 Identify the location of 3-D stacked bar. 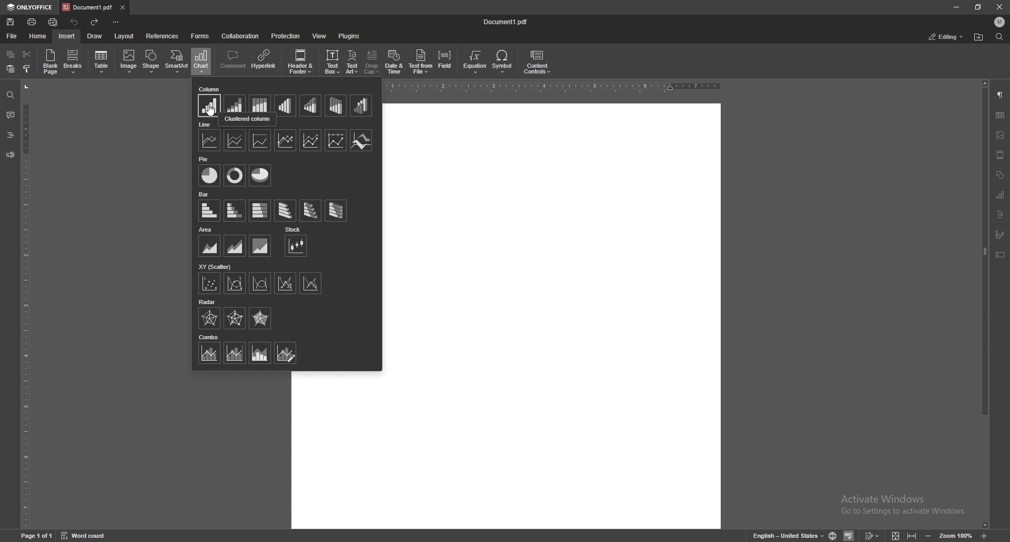
(310, 211).